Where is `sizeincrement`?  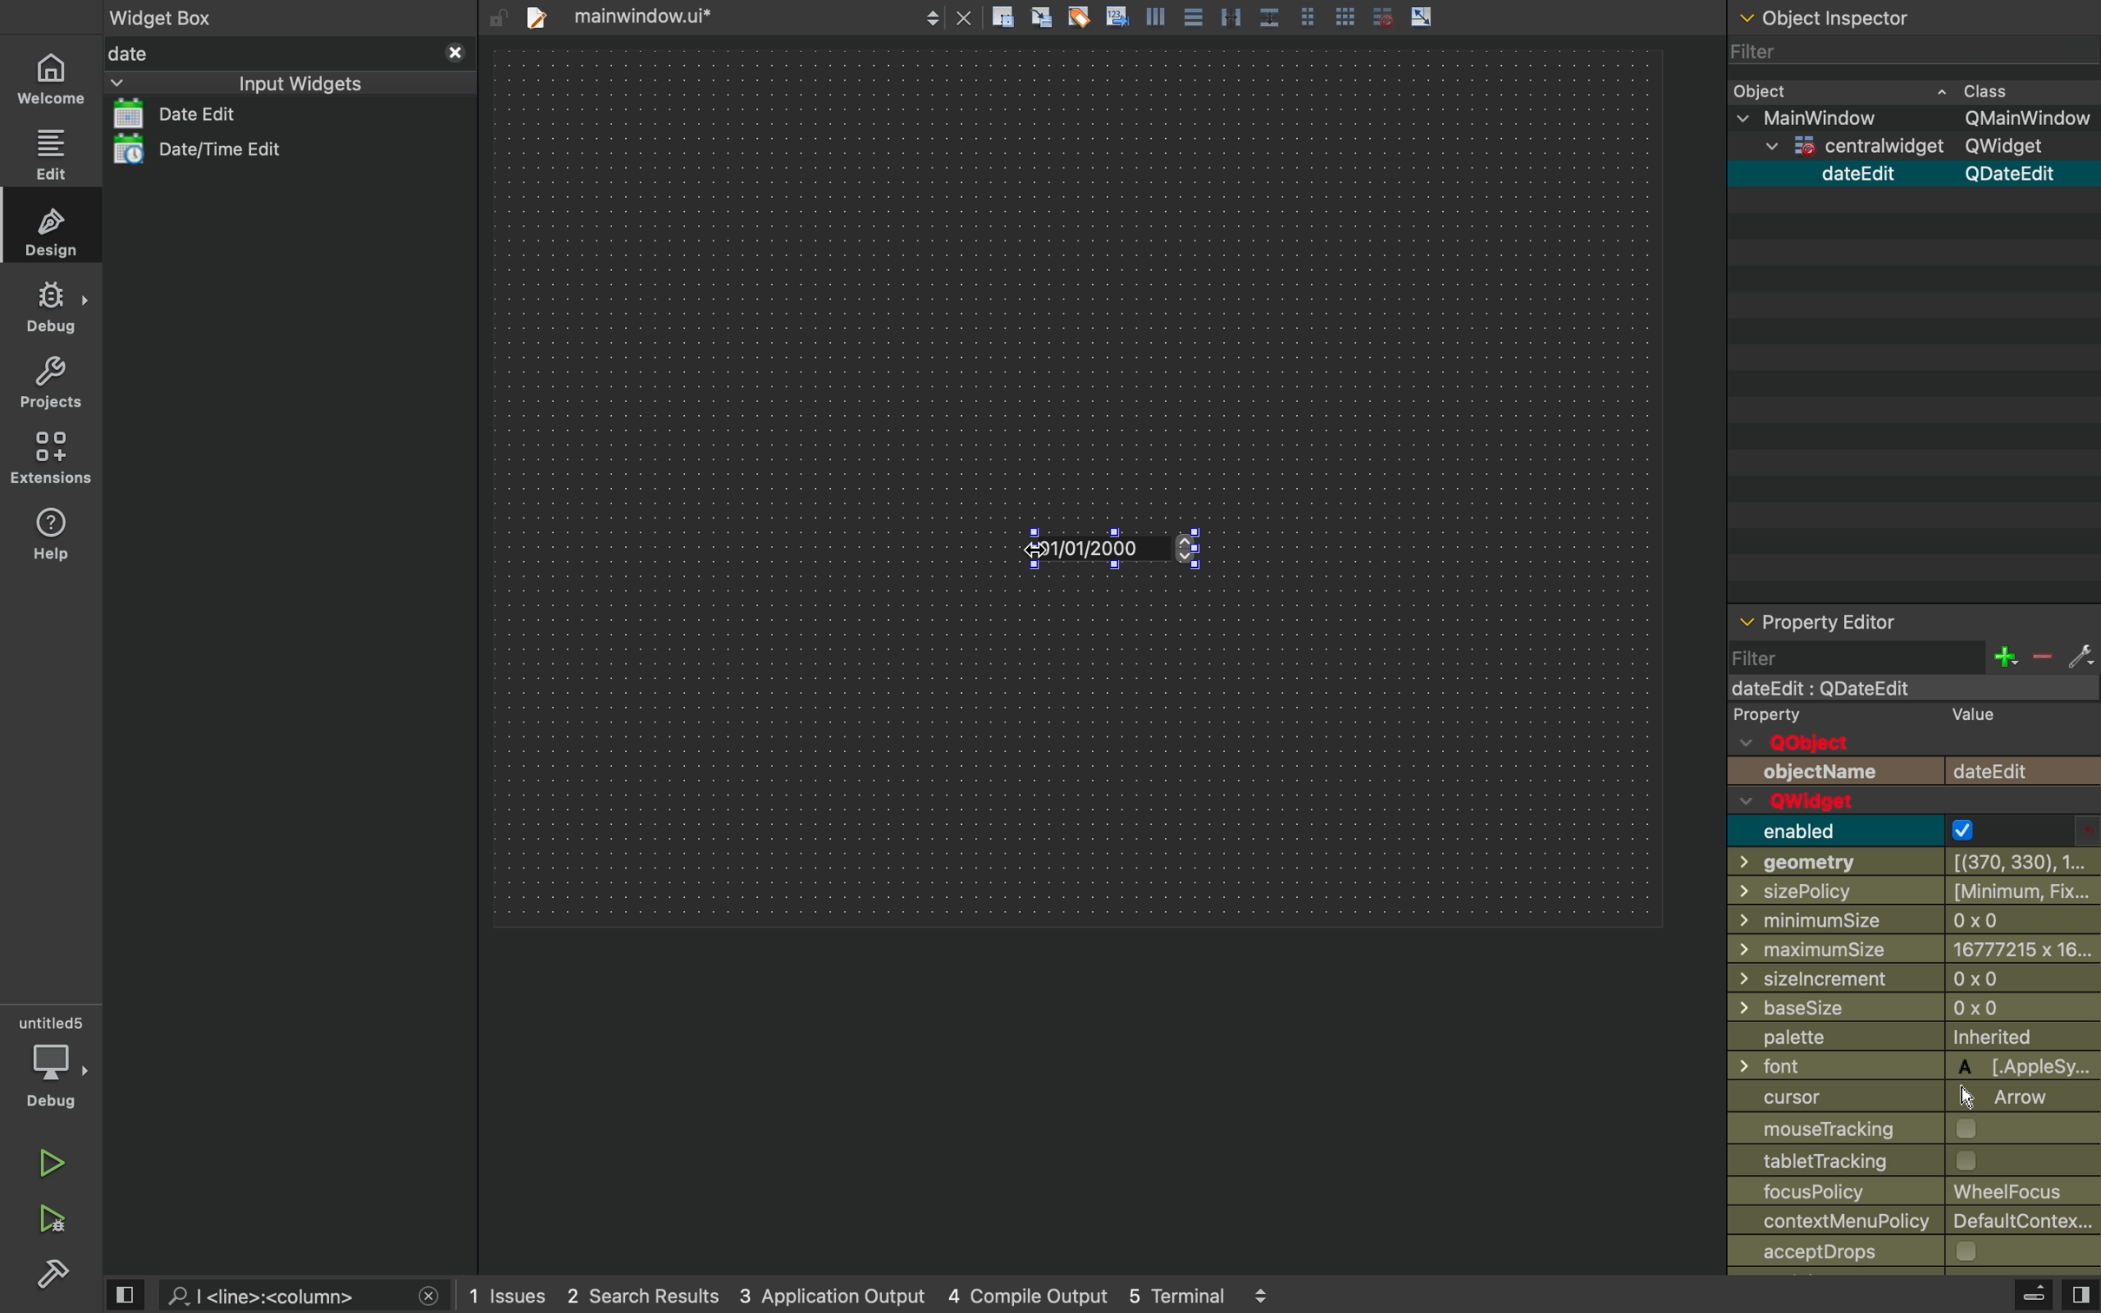 sizeincrement is located at coordinates (1914, 982).